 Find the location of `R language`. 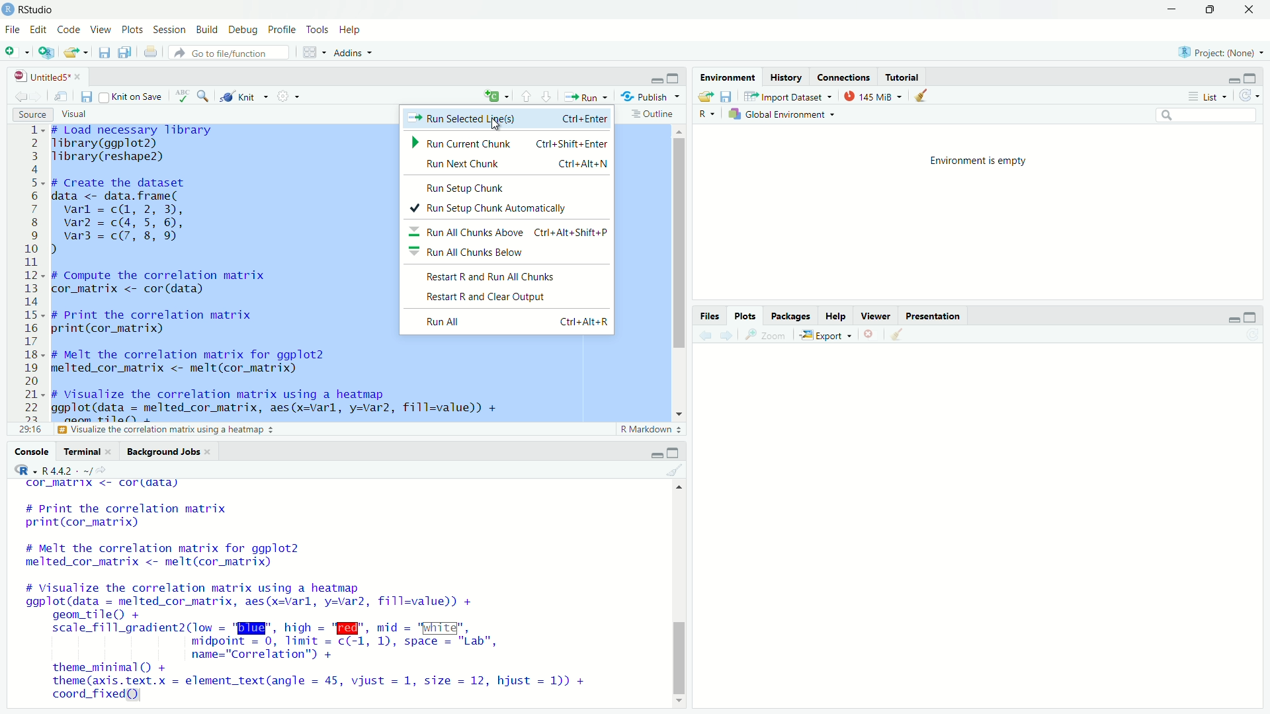

R language is located at coordinates (22, 469).